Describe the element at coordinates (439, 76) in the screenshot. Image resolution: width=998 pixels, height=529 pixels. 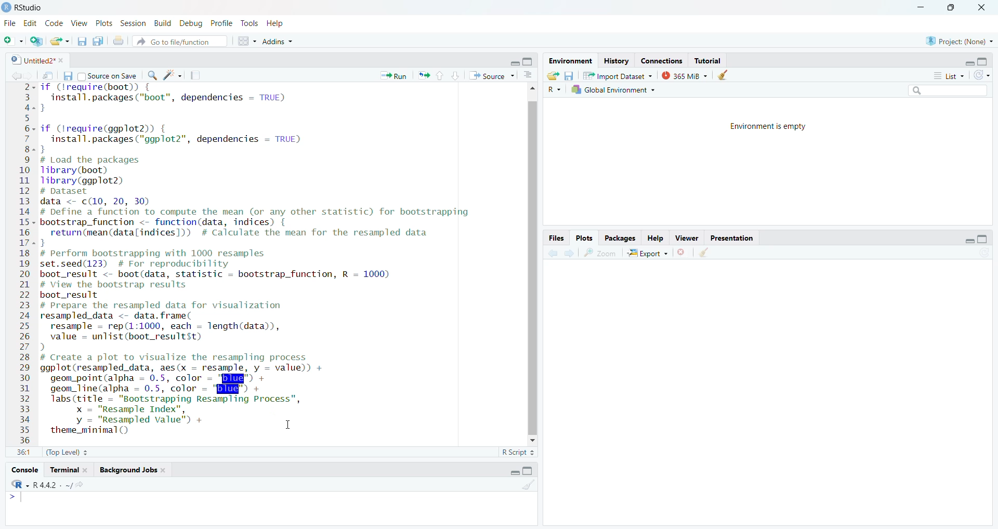
I see `go to previous section/chunk` at that location.